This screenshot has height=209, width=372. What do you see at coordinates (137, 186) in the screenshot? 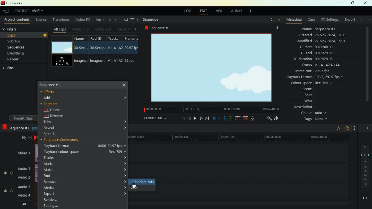
I see `Mouse Cursor` at bounding box center [137, 186].